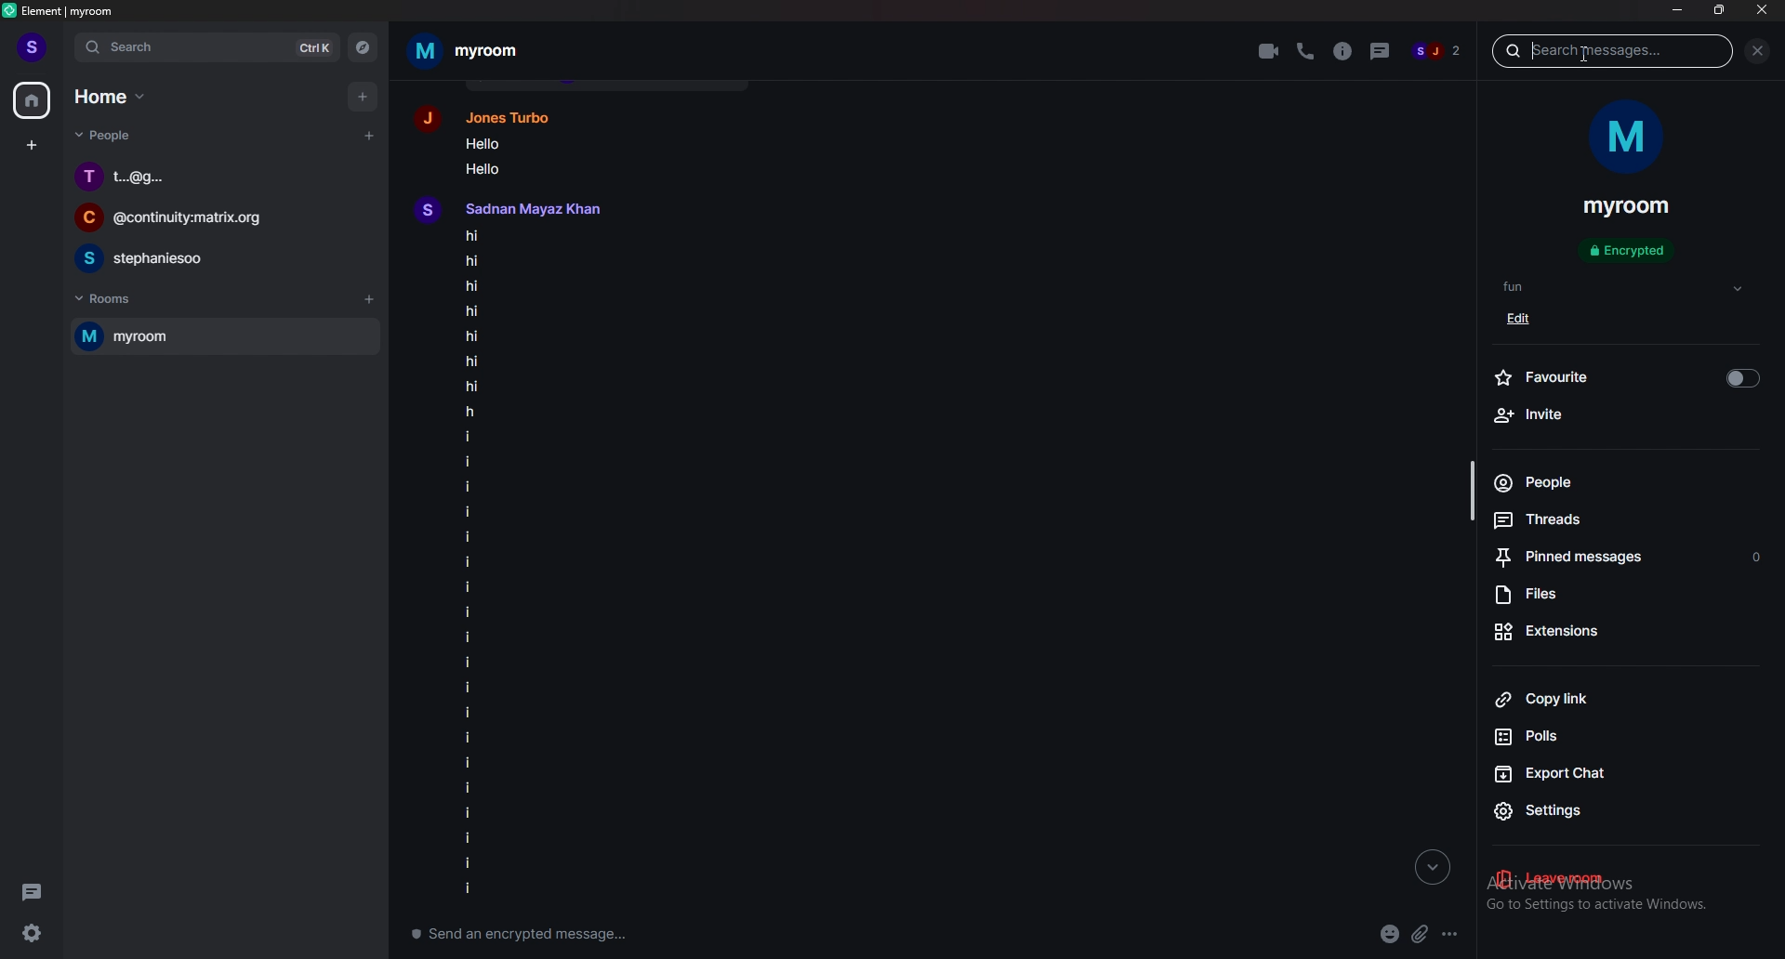 This screenshot has width=1785, height=959. What do you see at coordinates (1629, 377) in the screenshot?
I see `favourite` at bounding box center [1629, 377].